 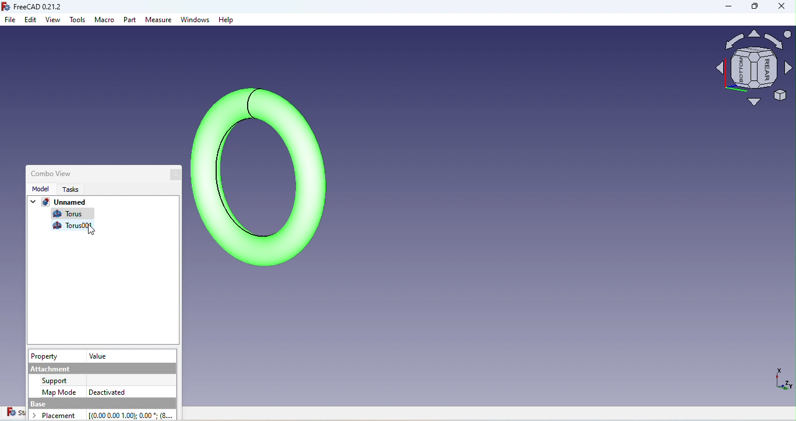 I want to click on Help, so click(x=226, y=20).